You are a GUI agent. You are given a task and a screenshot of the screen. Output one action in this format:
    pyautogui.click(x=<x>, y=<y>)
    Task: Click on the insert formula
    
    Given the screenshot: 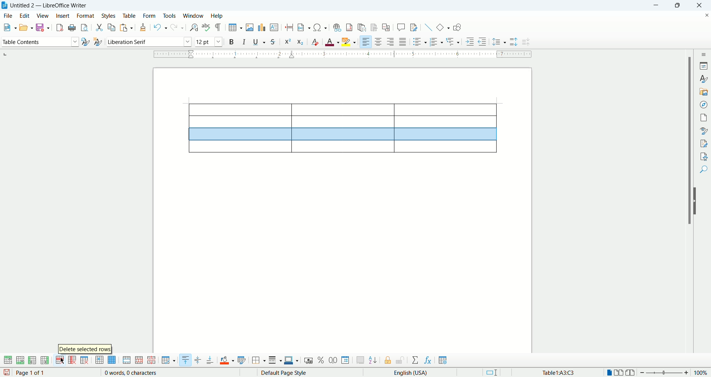 What is the action you would take?
    pyautogui.click(x=428, y=360)
    